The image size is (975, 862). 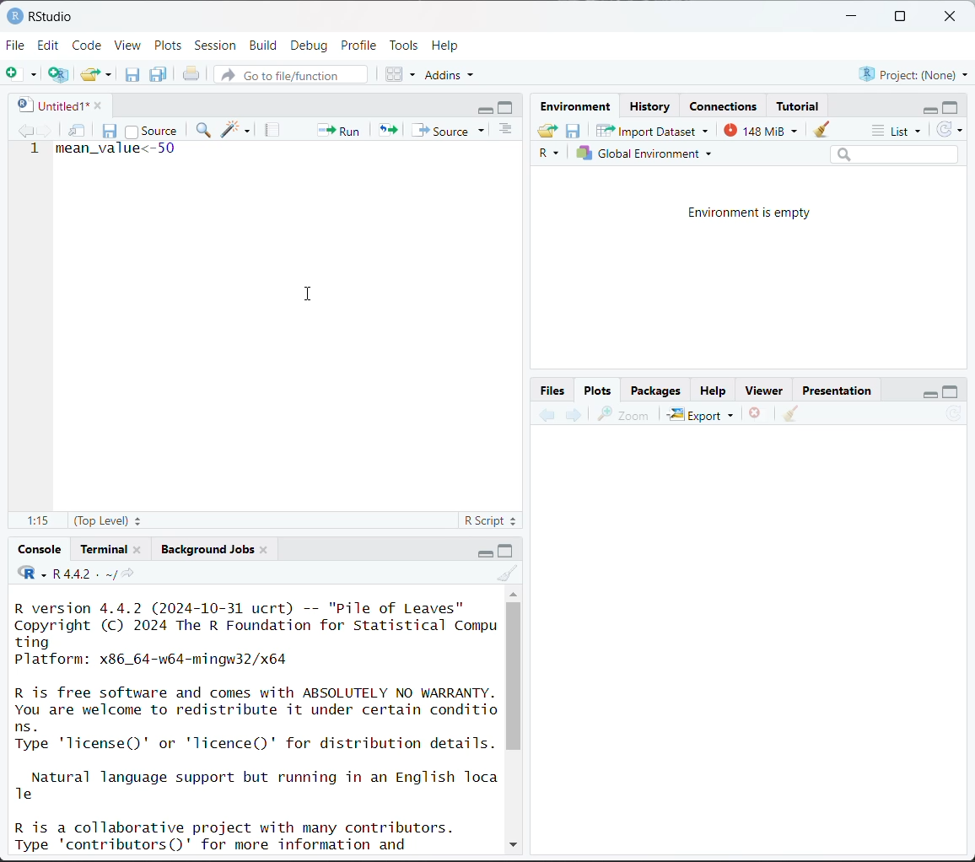 What do you see at coordinates (35, 150) in the screenshot?
I see `1` at bounding box center [35, 150].